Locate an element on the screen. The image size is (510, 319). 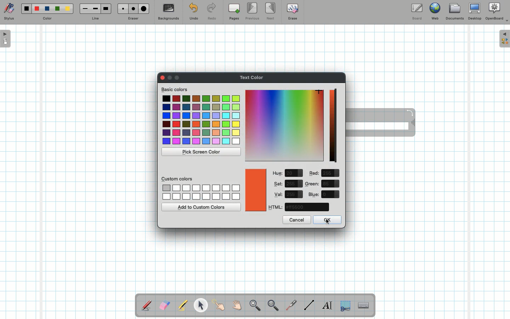
Redo is located at coordinates (212, 13).